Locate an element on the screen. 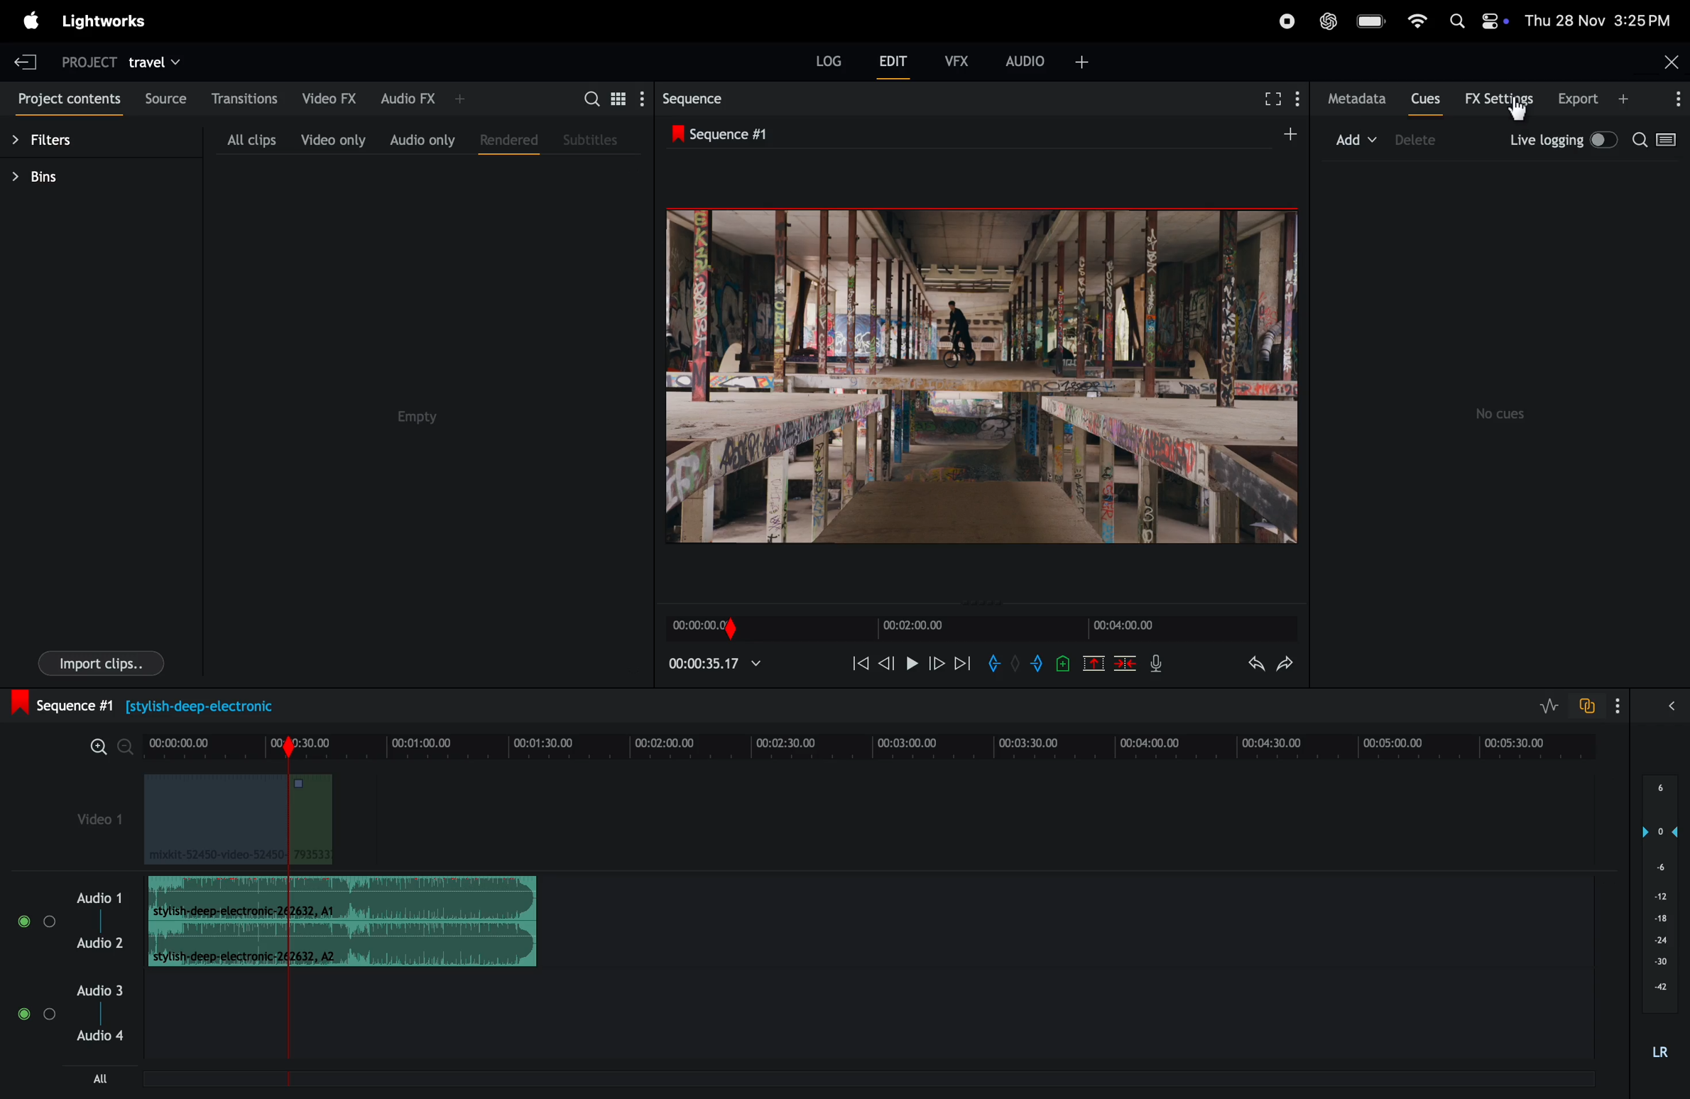  all is located at coordinates (87, 1079).